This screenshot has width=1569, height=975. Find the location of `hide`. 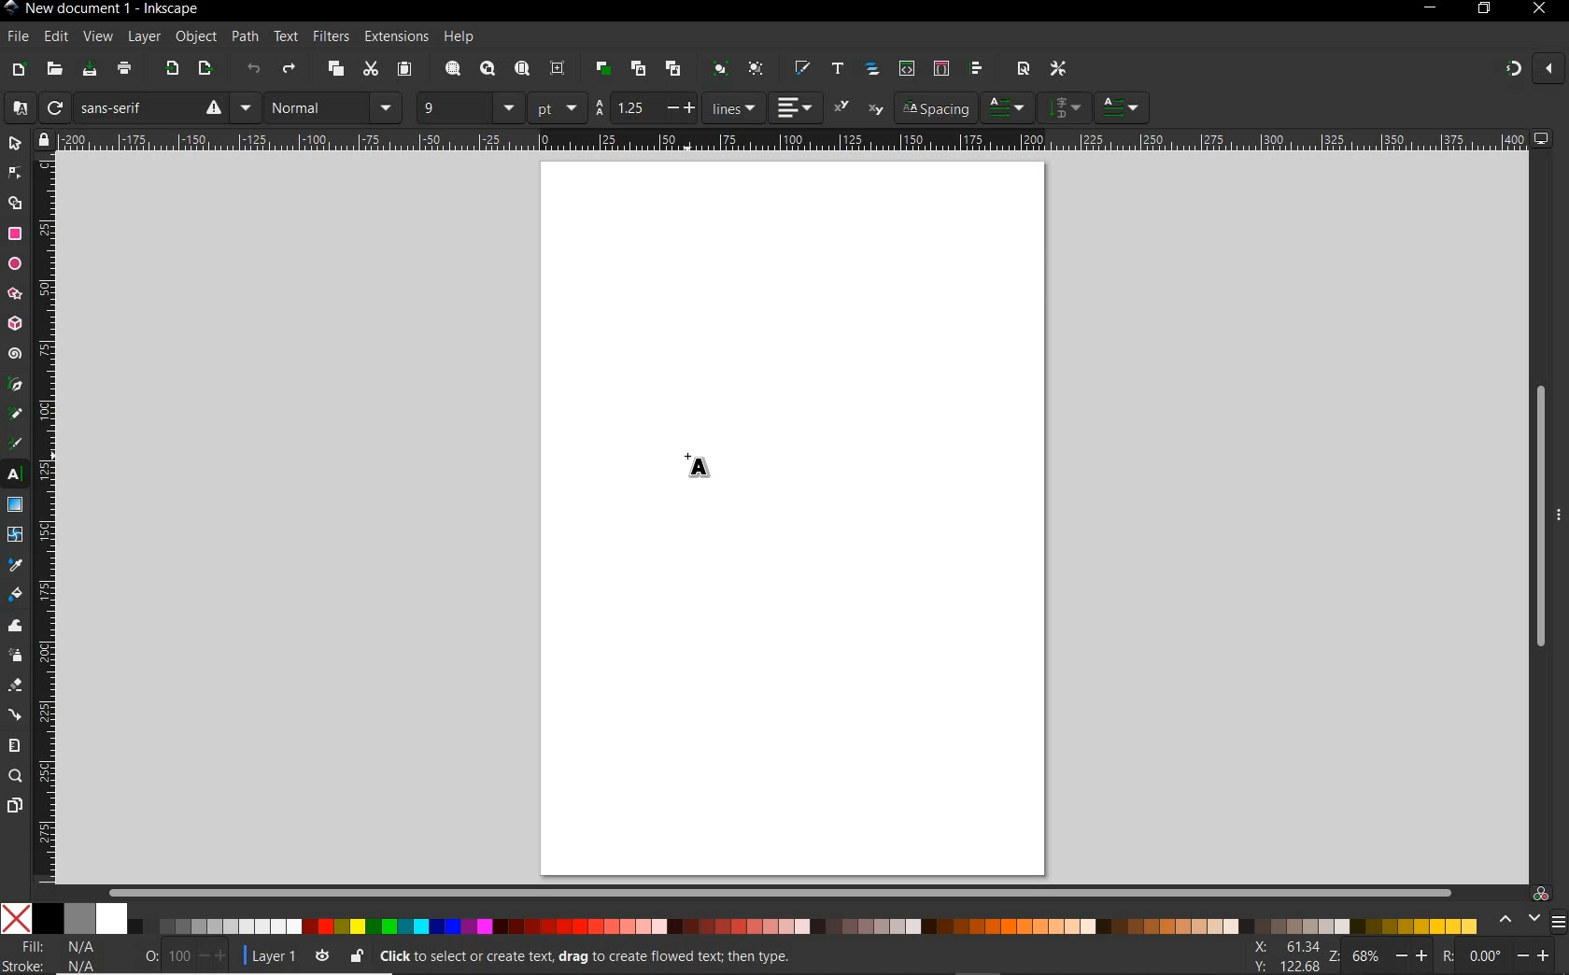

hide is located at coordinates (1560, 512).